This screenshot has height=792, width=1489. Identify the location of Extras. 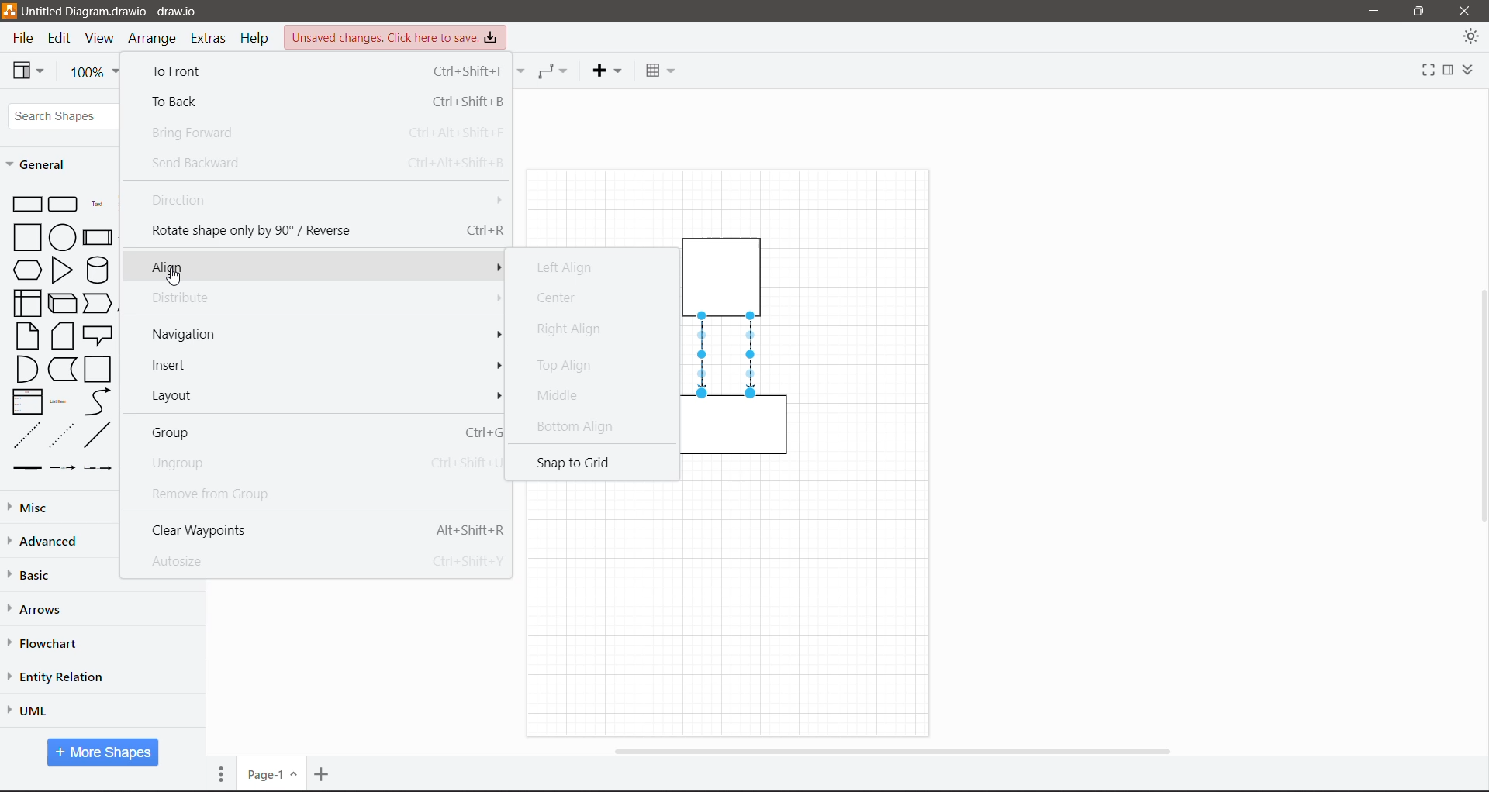
(210, 39).